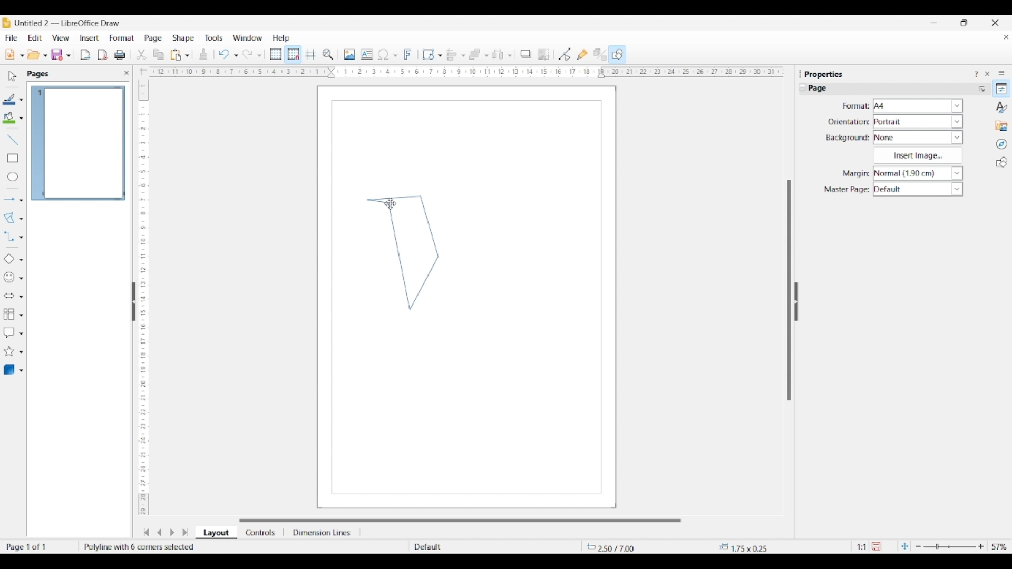 This screenshot has width=1012, height=569. What do you see at coordinates (153, 39) in the screenshot?
I see `Page` at bounding box center [153, 39].